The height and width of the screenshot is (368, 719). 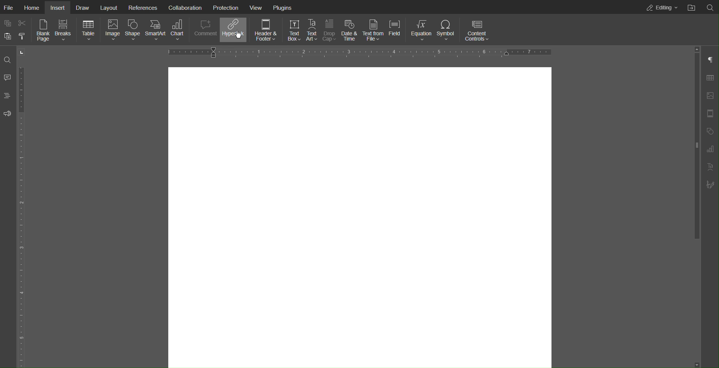 What do you see at coordinates (24, 216) in the screenshot?
I see `Vertical Ruler` at bounding box center [24, 216].